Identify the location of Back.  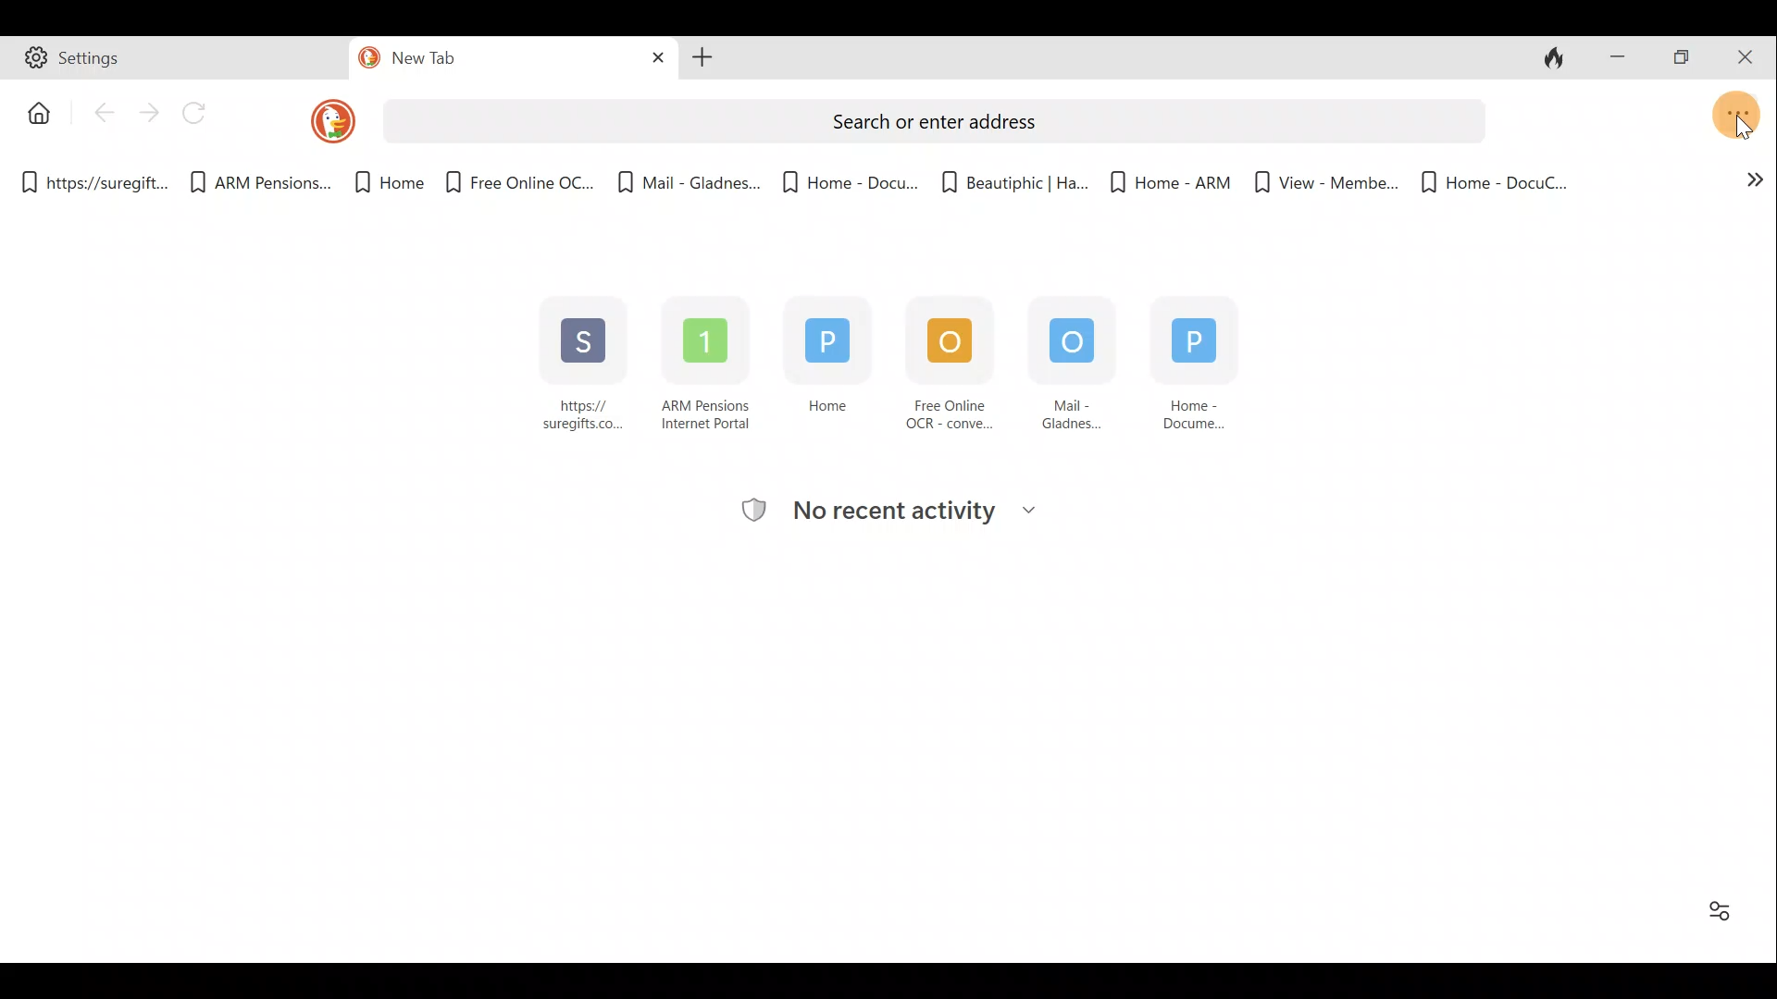
(108, 114).